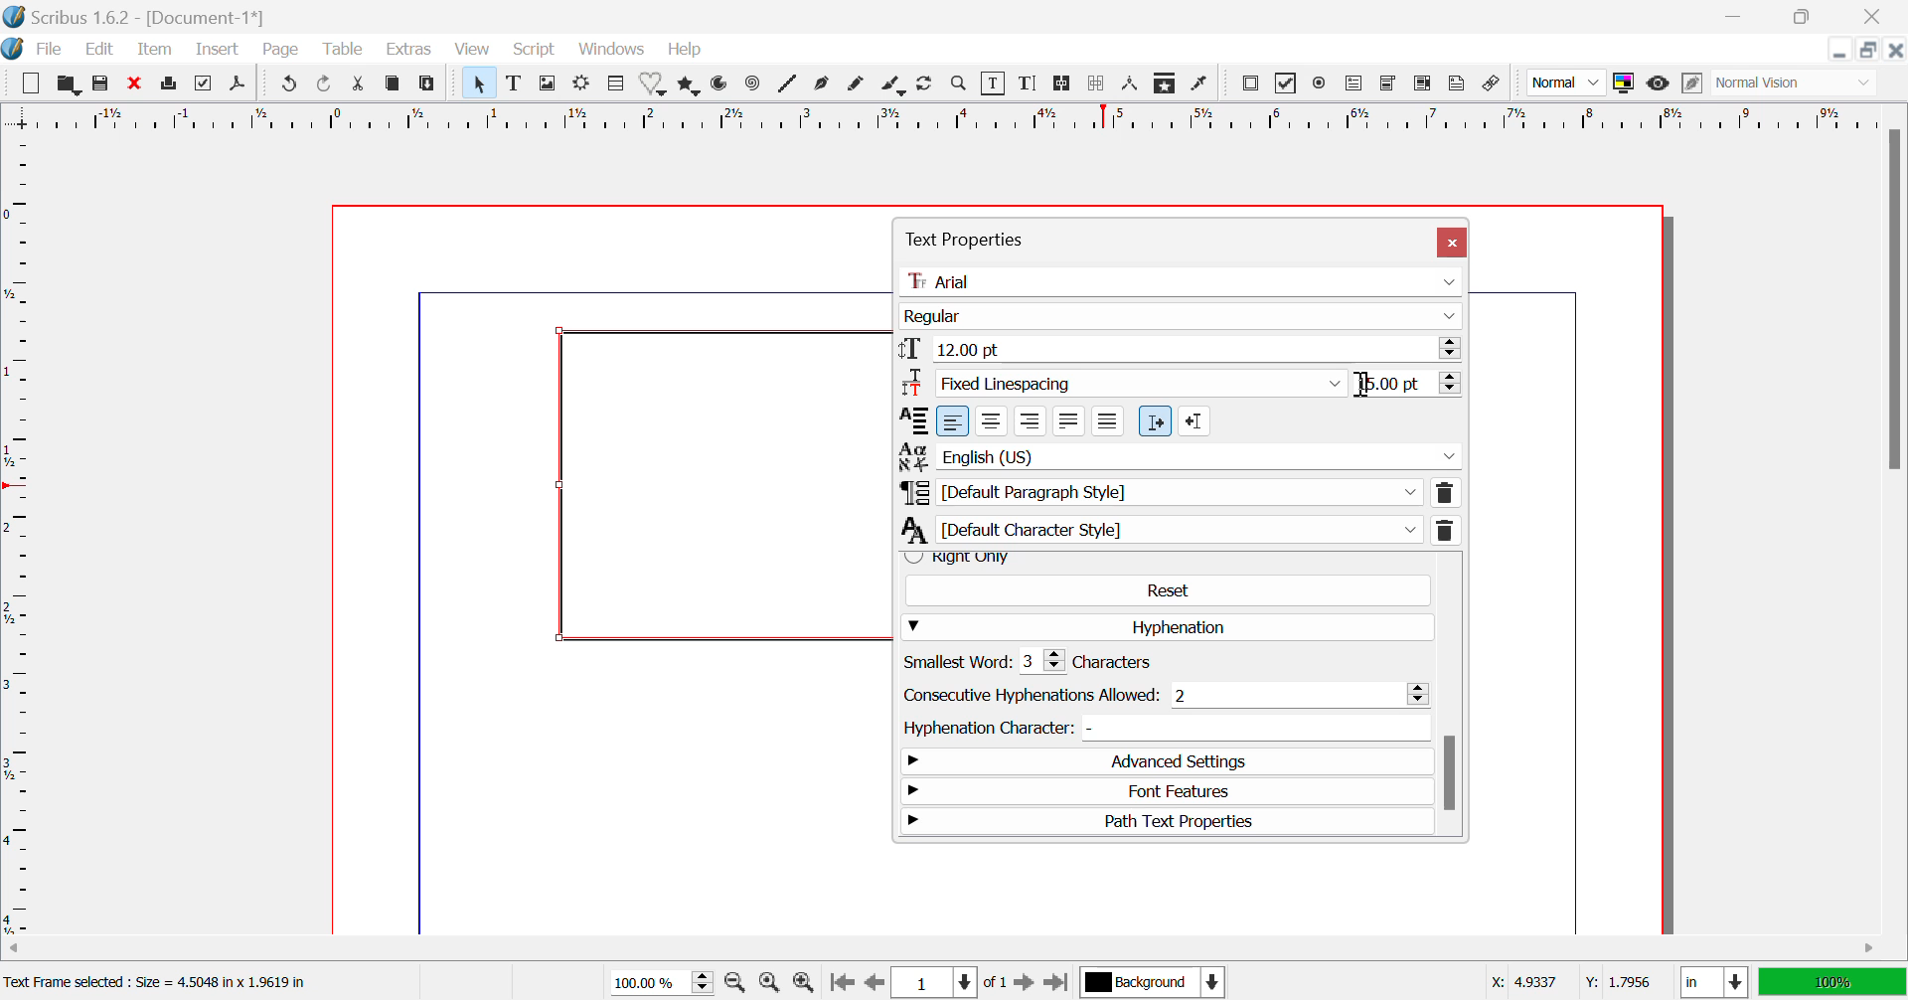 This screenshot has height=1000, width=1908. Describe the element at coordinates (664, 981) in the screenshot. I see `Zoom 100%` at that location.